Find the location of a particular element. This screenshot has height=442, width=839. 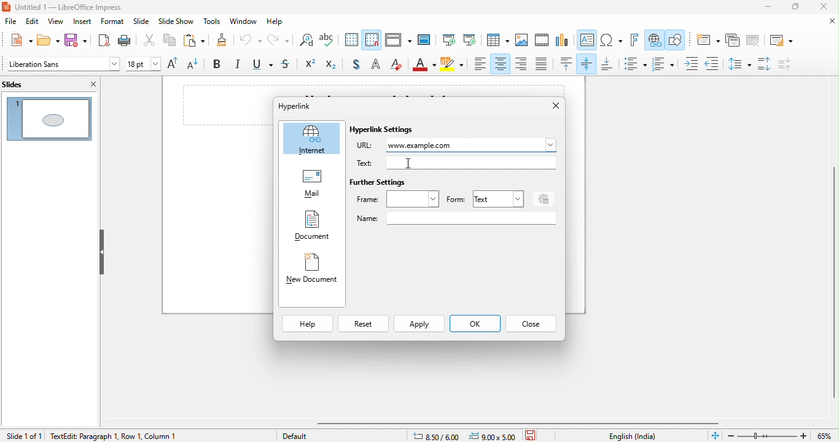

align vertically is located at coordinates (588, 63).